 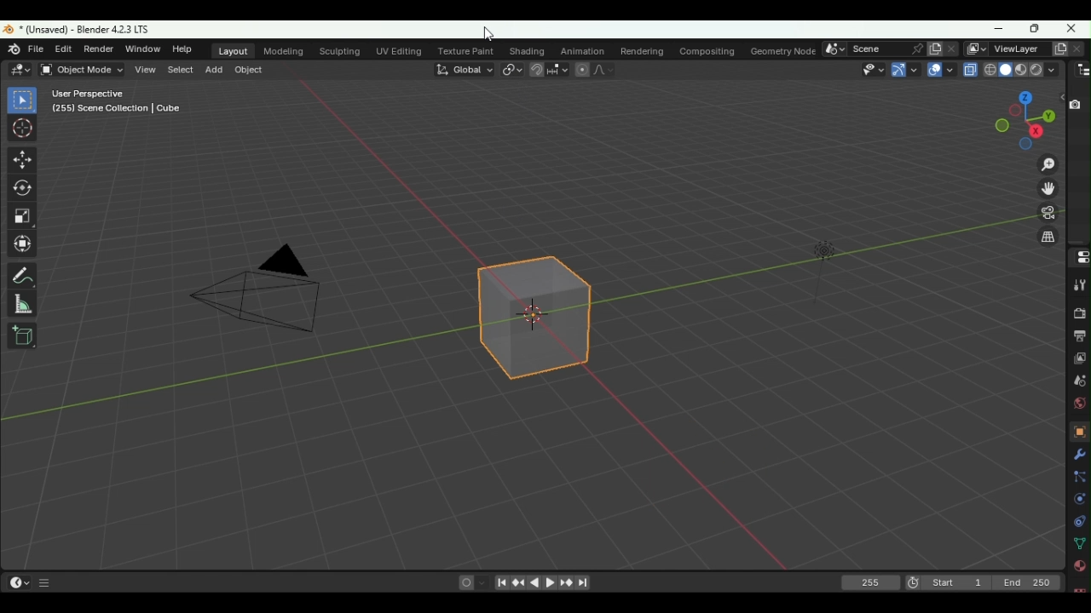 I want to click on Disable in renders, so click(x=1077, y=104).